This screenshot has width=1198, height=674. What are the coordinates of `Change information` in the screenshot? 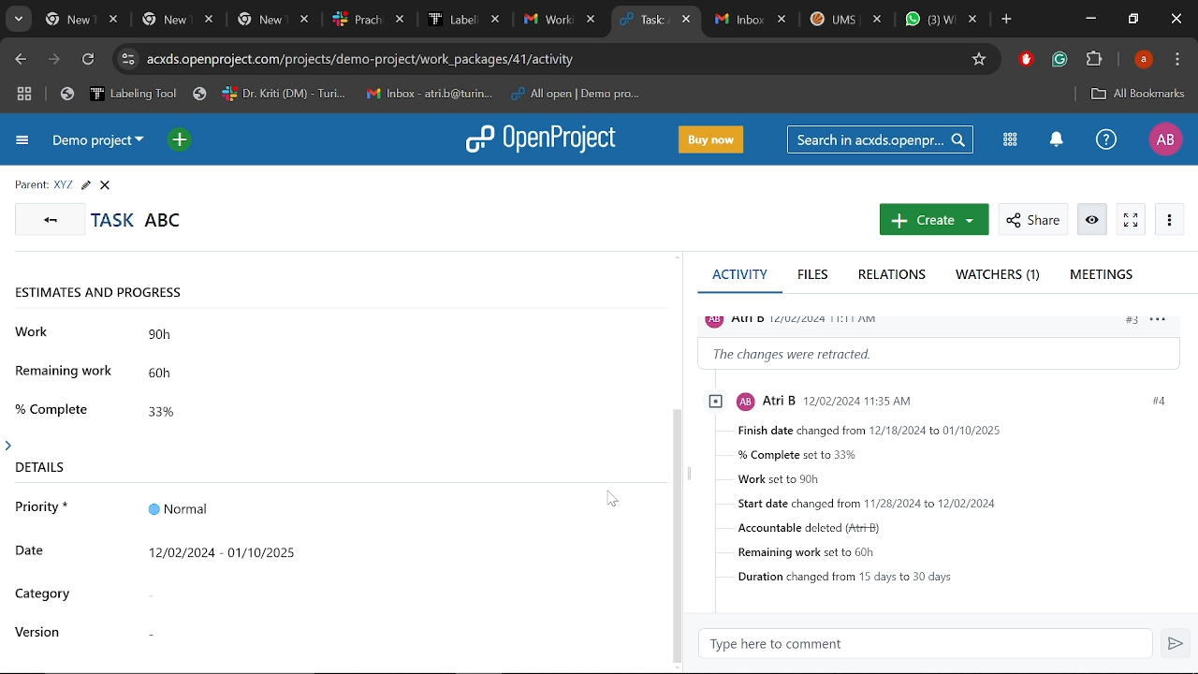 It's located at (942, 353).